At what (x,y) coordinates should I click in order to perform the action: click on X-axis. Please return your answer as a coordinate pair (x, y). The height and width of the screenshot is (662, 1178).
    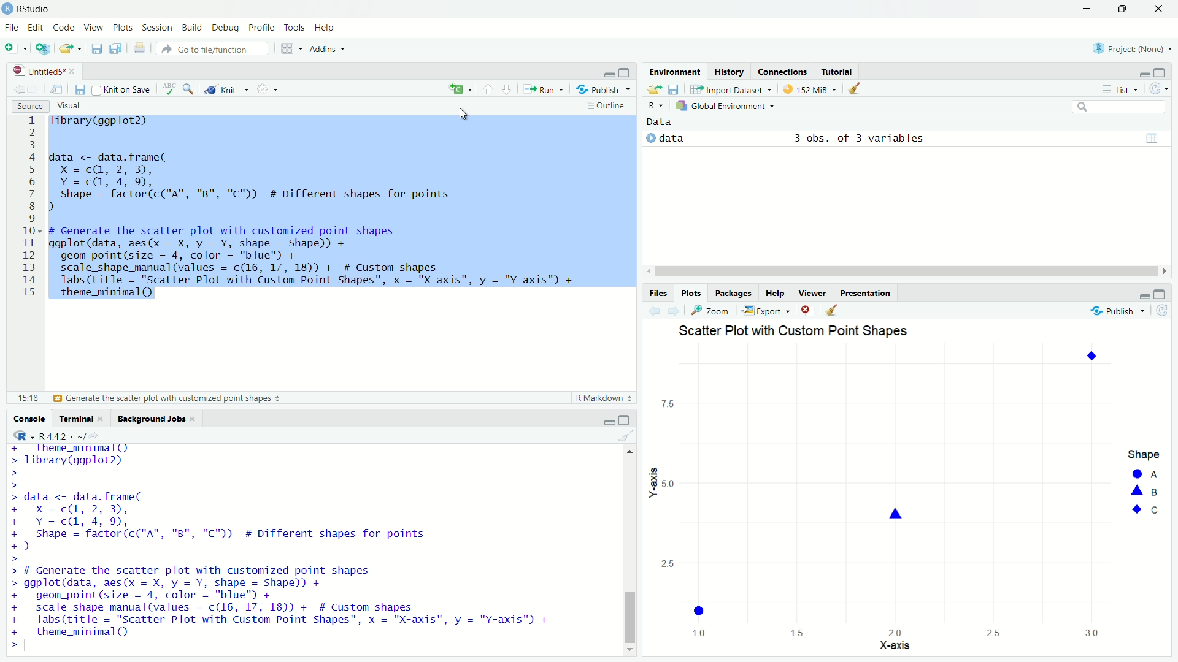
    Looking at the image, I should click on (896, 645).